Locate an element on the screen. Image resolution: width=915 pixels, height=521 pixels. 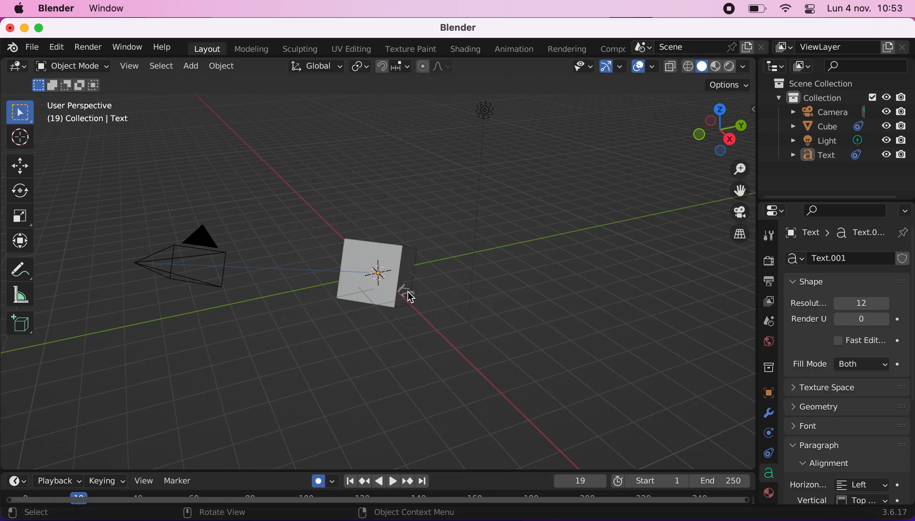
resolution is located at coordinates (845, 303).